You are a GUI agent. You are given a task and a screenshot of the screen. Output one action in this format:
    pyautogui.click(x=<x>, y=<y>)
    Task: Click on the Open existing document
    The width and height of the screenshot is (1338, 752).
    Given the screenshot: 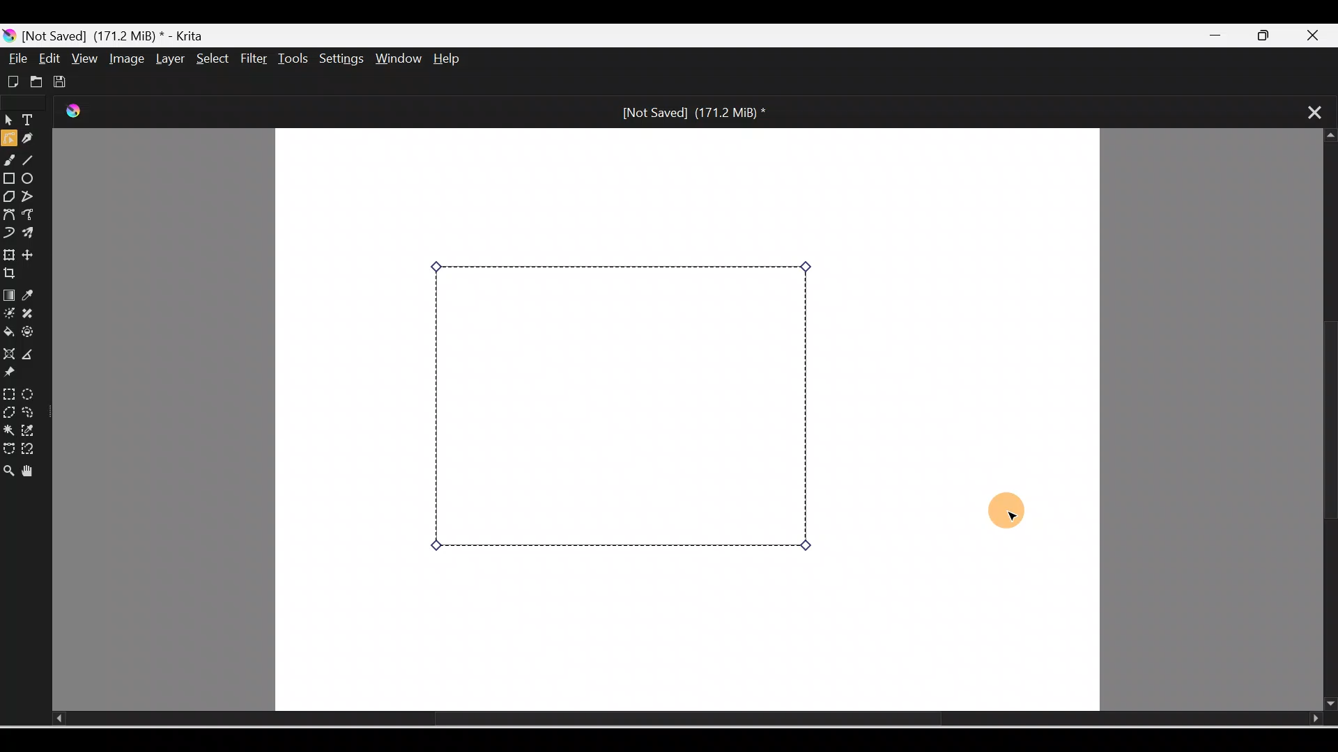 What is the action you would take?
    pyautogui.click(x=34, y=81)
    